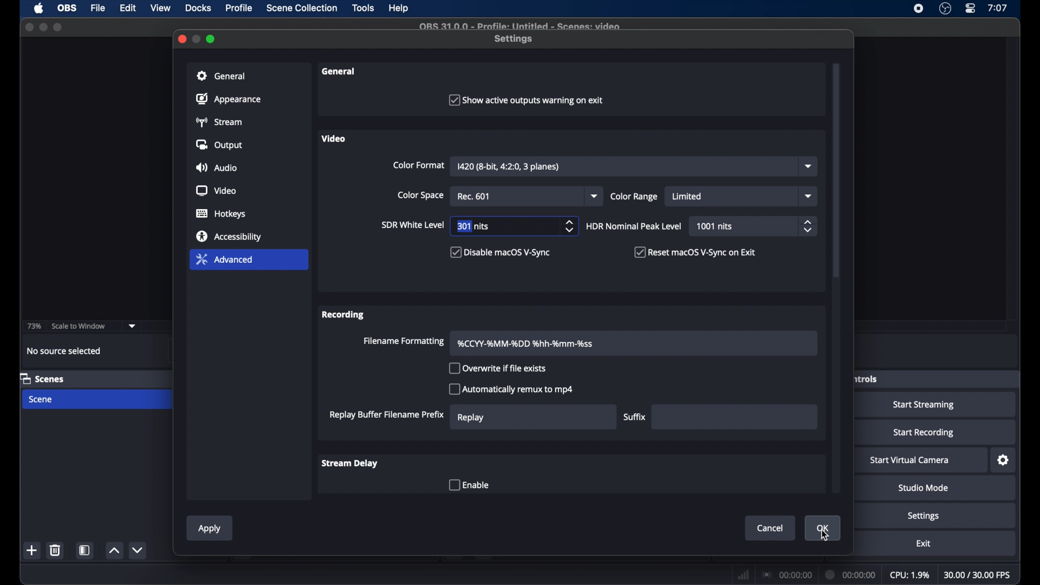 The image size is (1040, 585). I want to click on dropdown, so click(595, 196).